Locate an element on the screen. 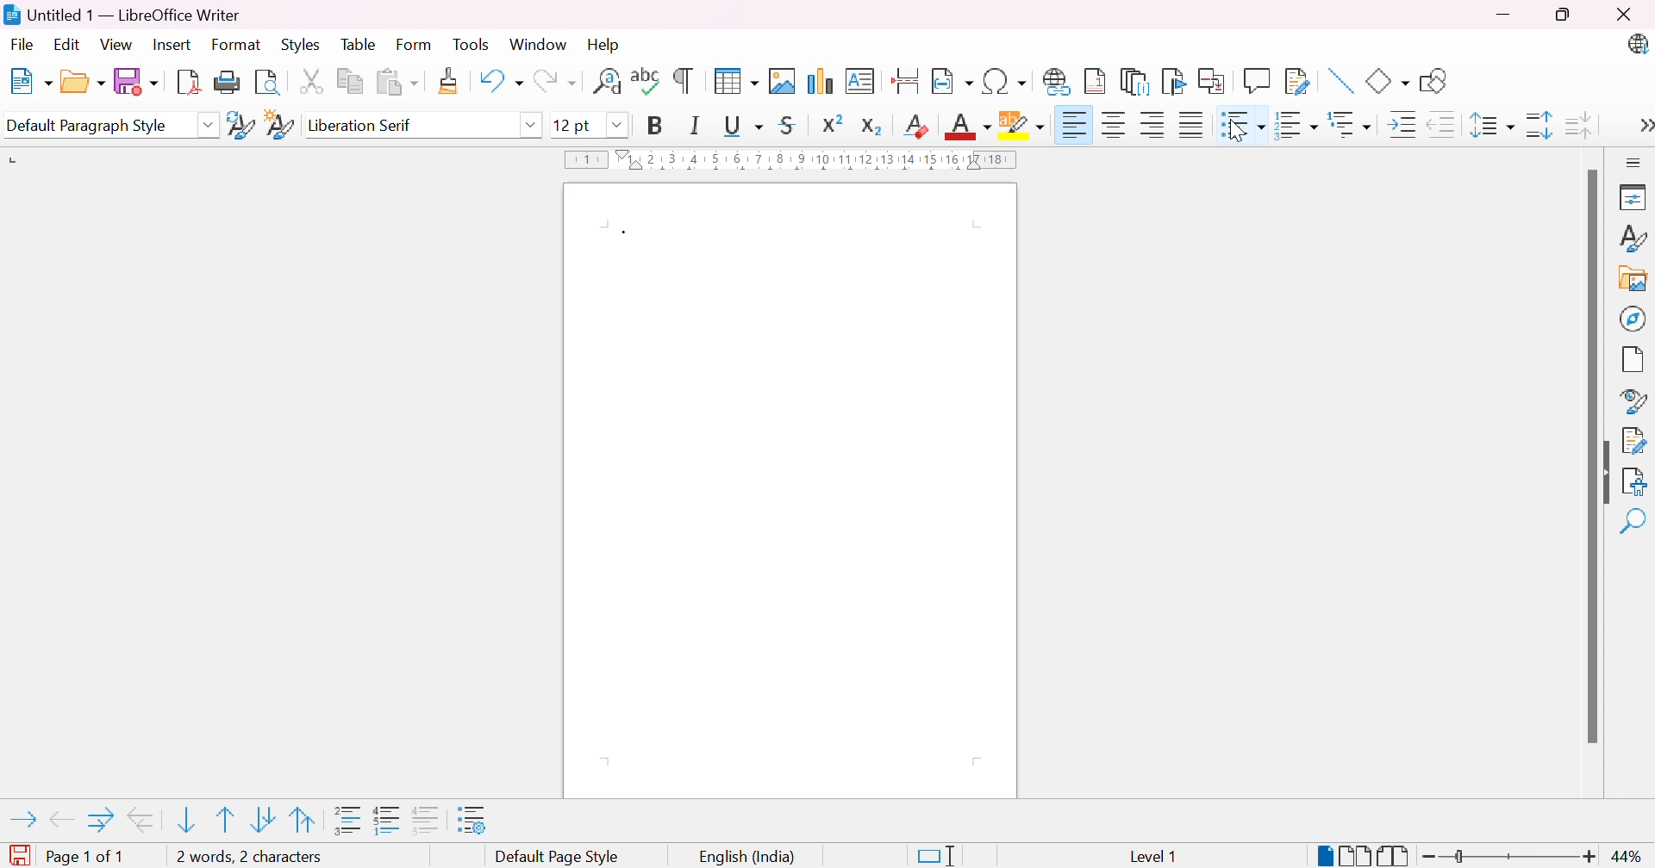 The height and width of the screenshot is (868, 1655). pointer cursor is located at coordinates (1237, 133).